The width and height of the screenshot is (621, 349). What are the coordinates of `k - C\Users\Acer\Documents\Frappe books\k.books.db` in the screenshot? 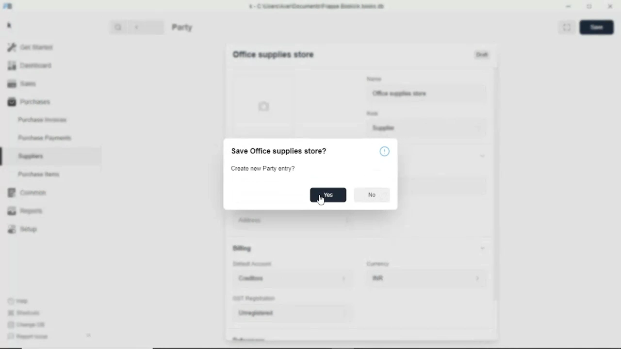 It's located at (317, 6).